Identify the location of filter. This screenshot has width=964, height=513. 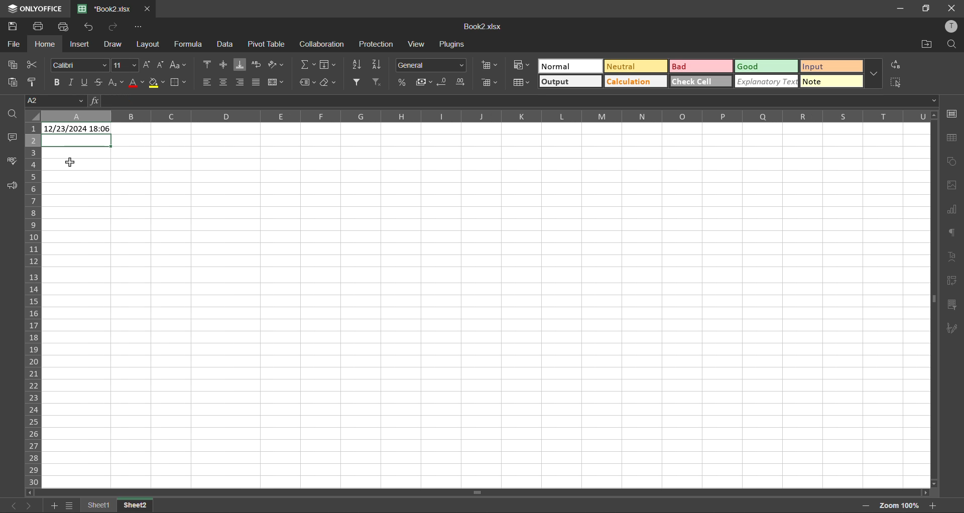
(358, 82).